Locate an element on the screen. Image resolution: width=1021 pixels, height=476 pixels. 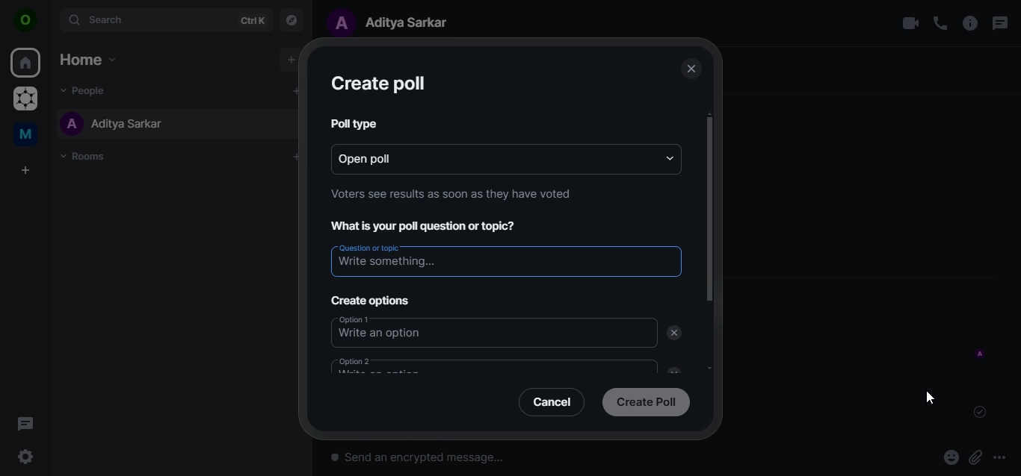
people is located at coordinates (88, 90).